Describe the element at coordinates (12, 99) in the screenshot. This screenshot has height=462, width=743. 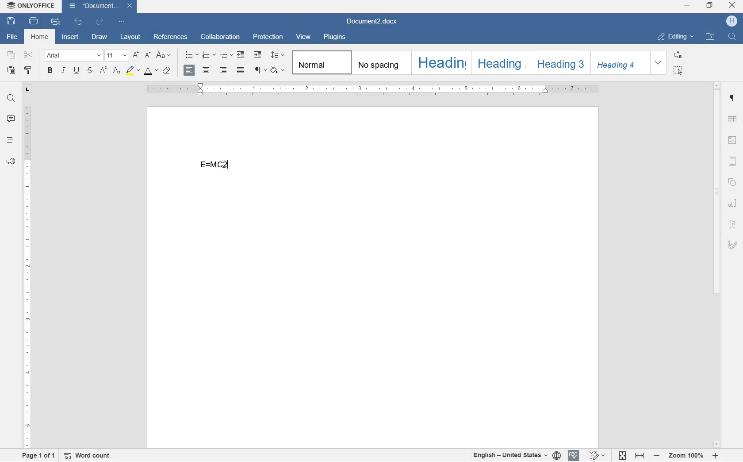
I see `find` at that location.